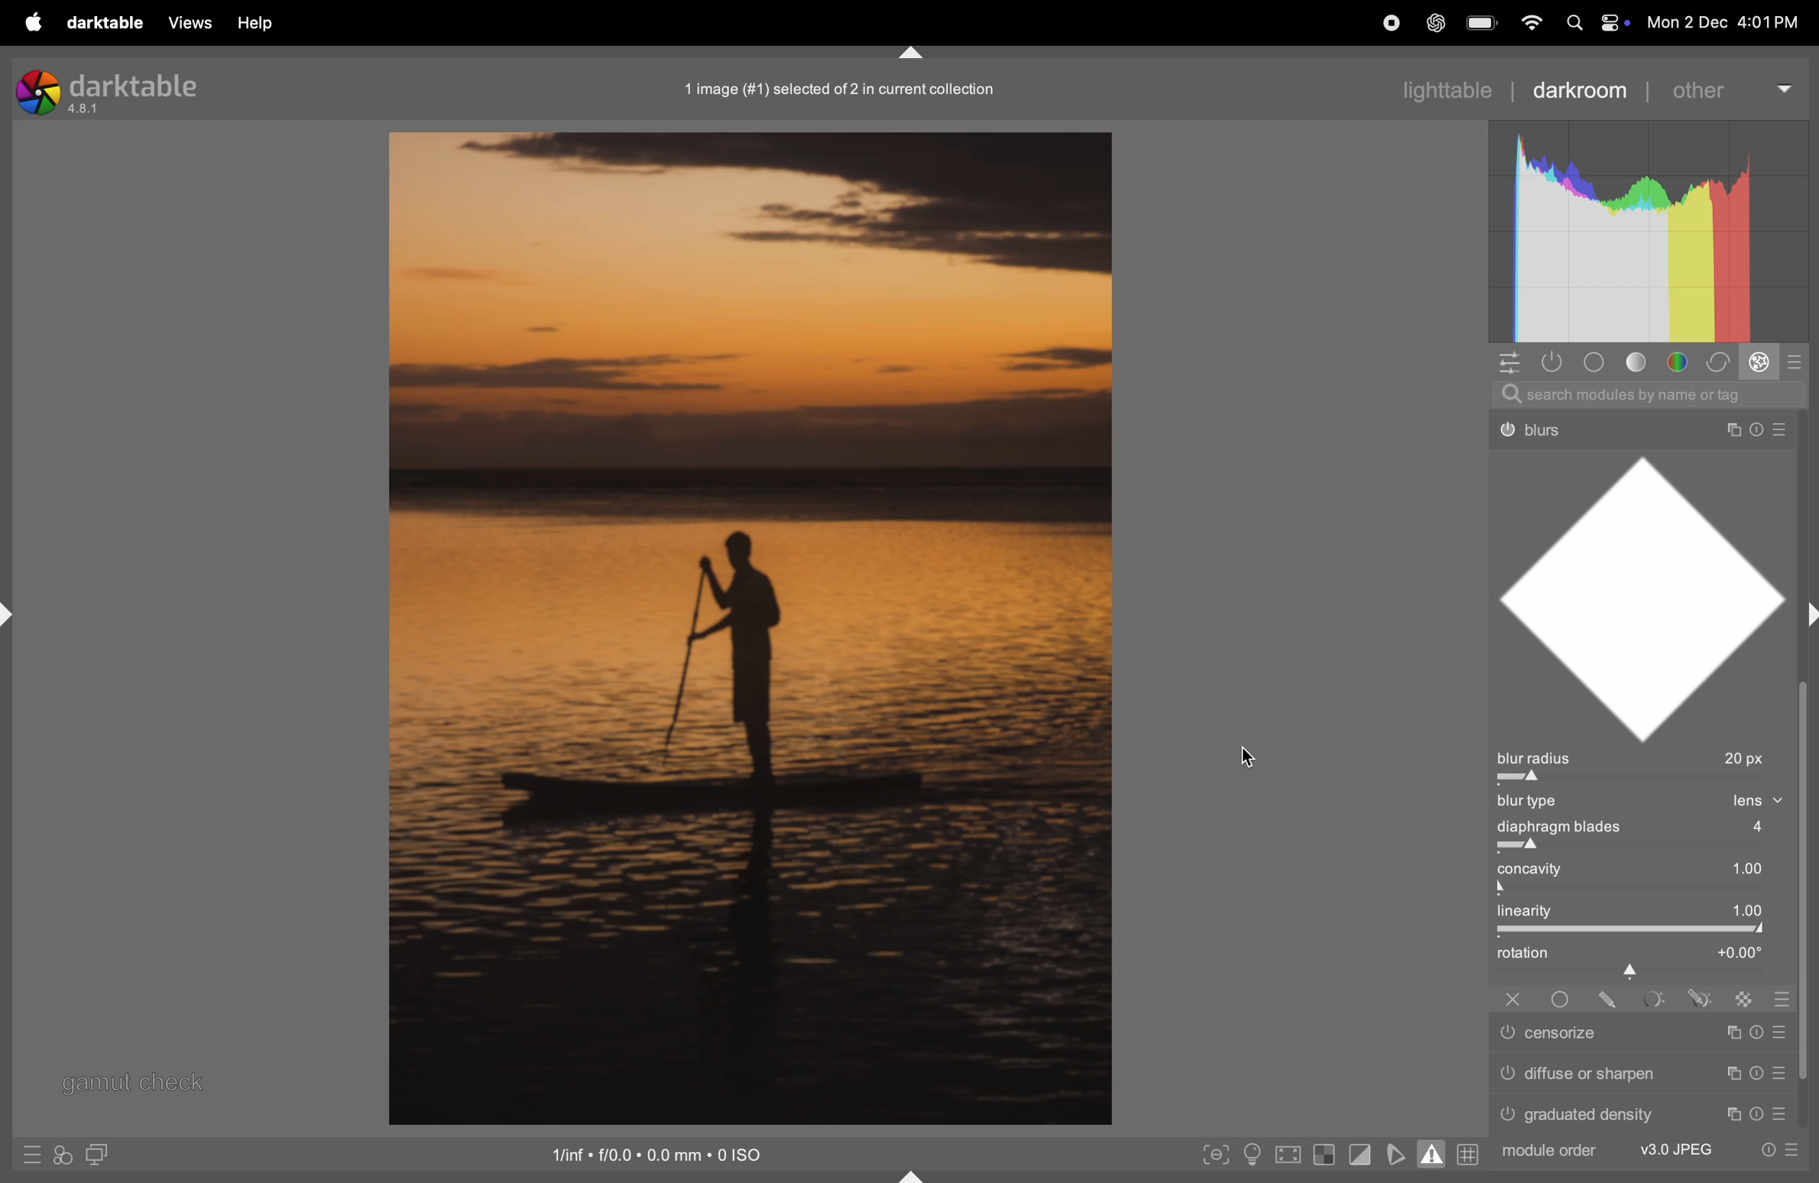  What do you see at coordinates (1643, 1036) in the screenshot?
I see `` at bounding box center [1643, 1036].